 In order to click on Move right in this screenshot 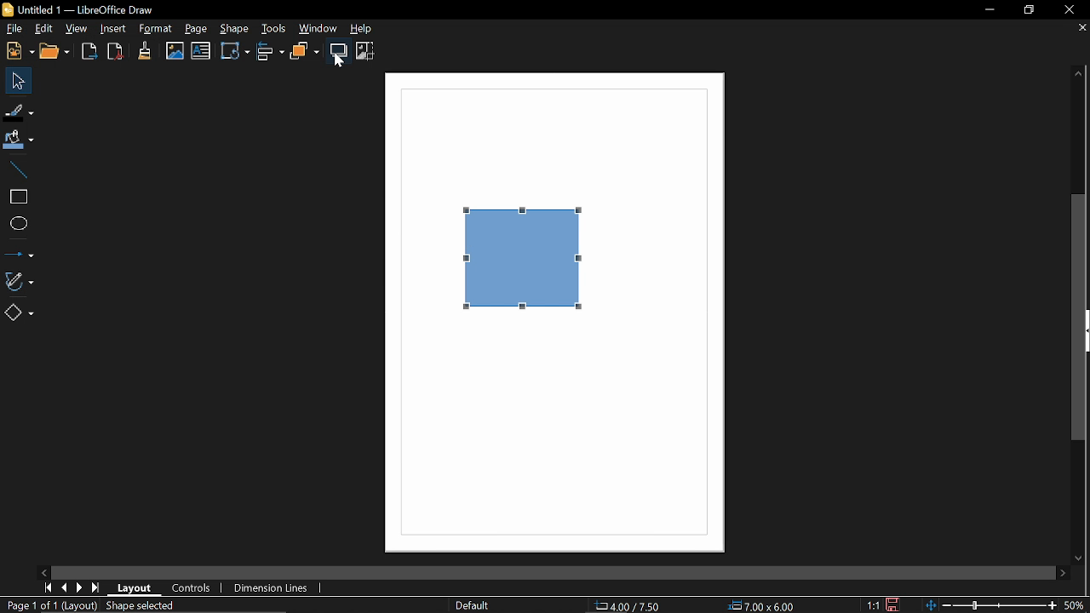, I will do `click(1061, 573)`.